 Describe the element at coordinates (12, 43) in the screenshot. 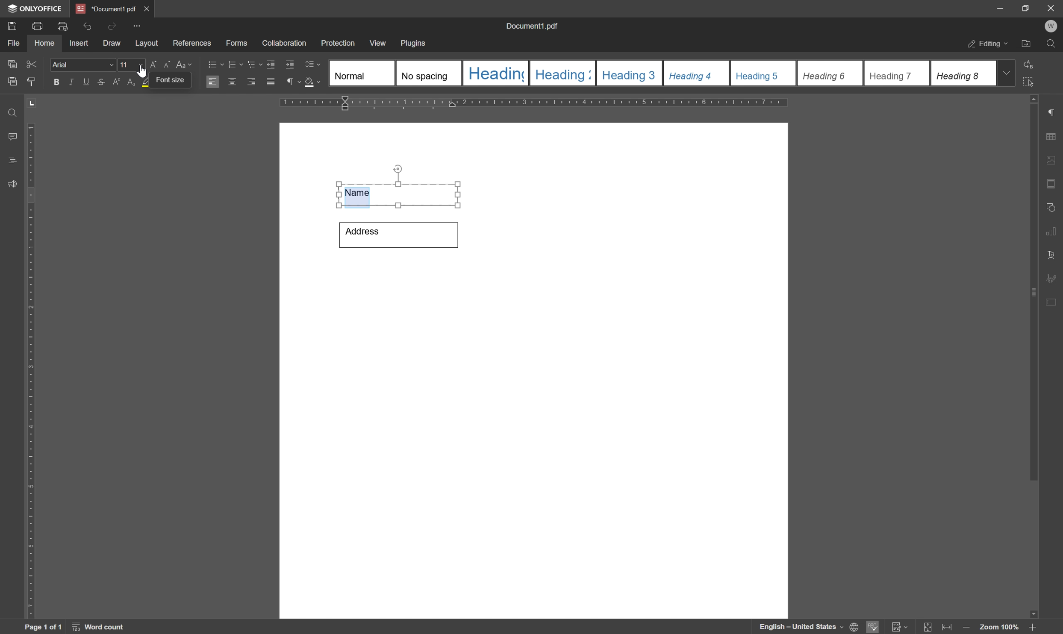

I see `file` at that location.